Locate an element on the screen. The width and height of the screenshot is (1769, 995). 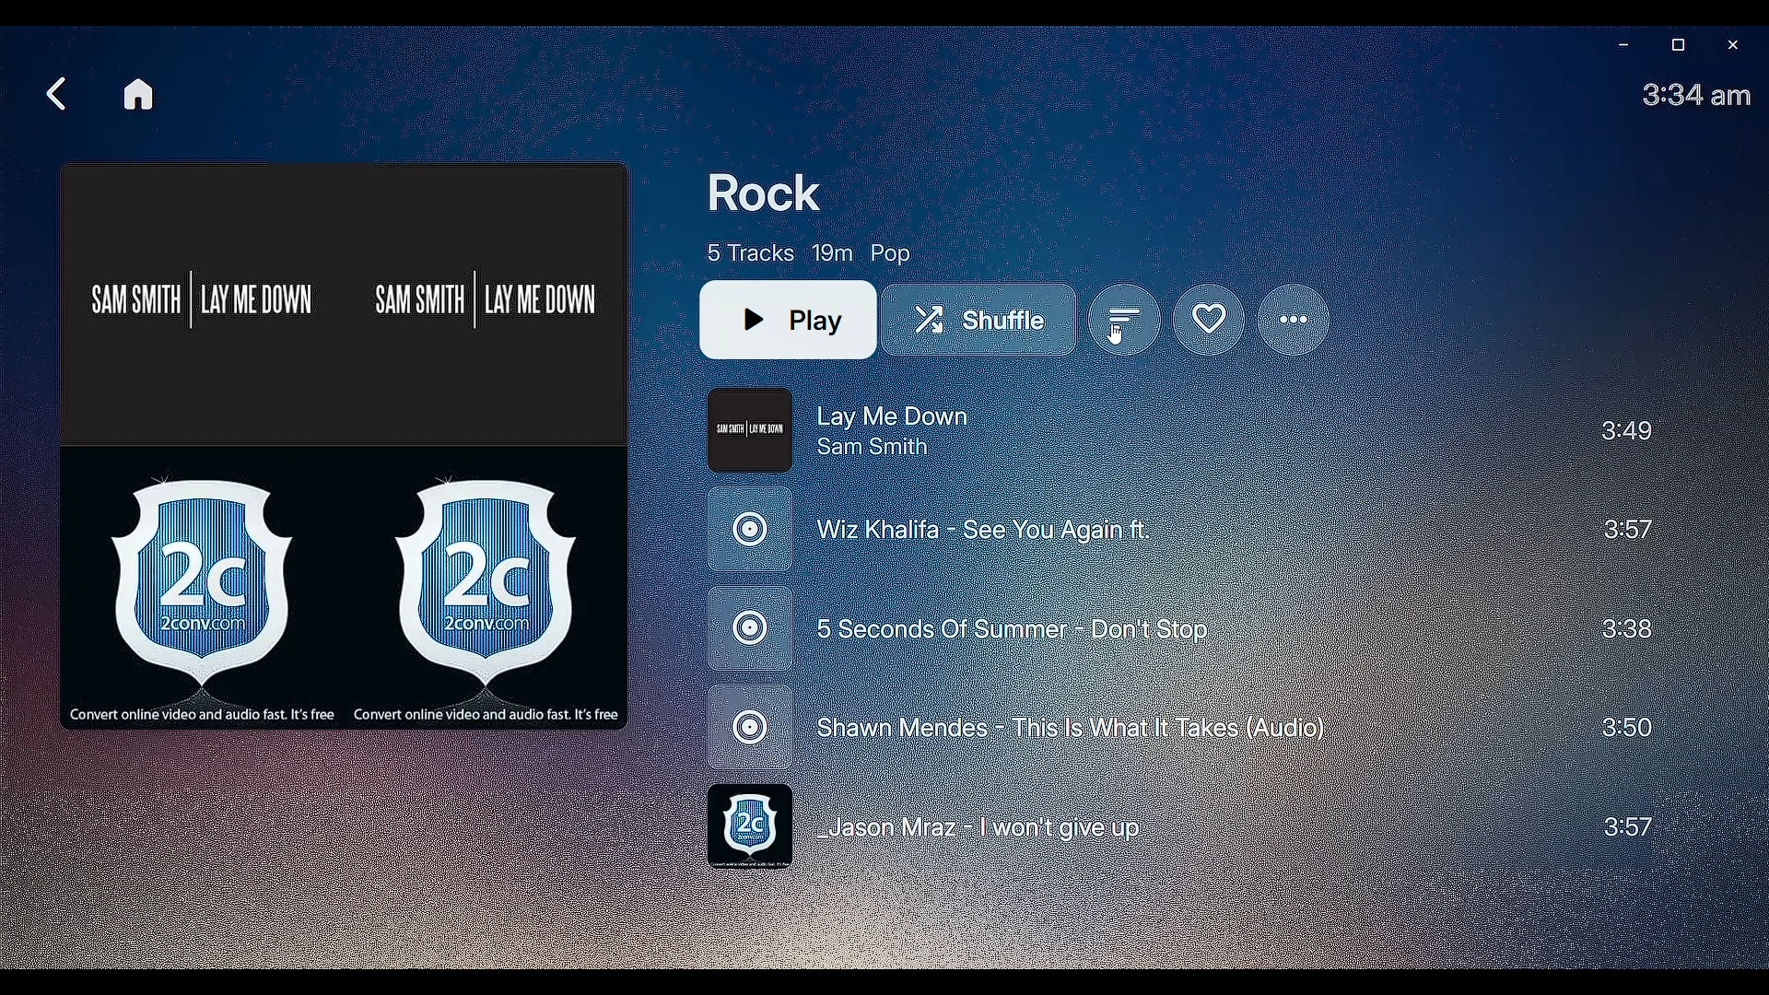
Sort by is located at coordinates (1126, 323).